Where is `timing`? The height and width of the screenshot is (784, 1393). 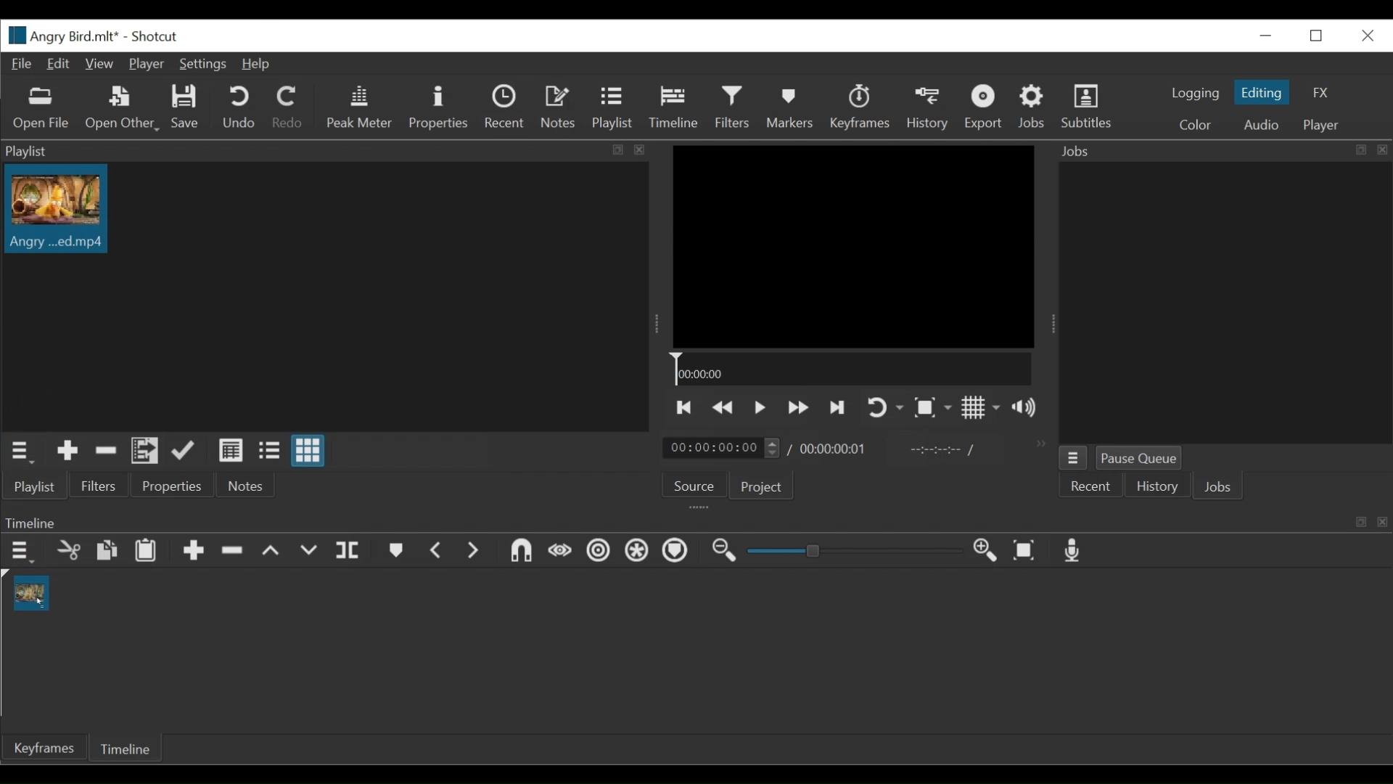 timing is located at coordinates (829, 449).